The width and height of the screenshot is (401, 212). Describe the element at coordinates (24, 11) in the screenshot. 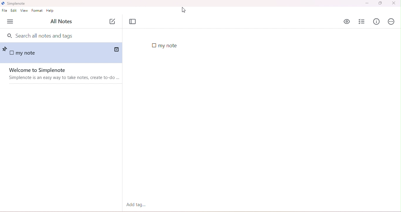

I see `view` at that location.